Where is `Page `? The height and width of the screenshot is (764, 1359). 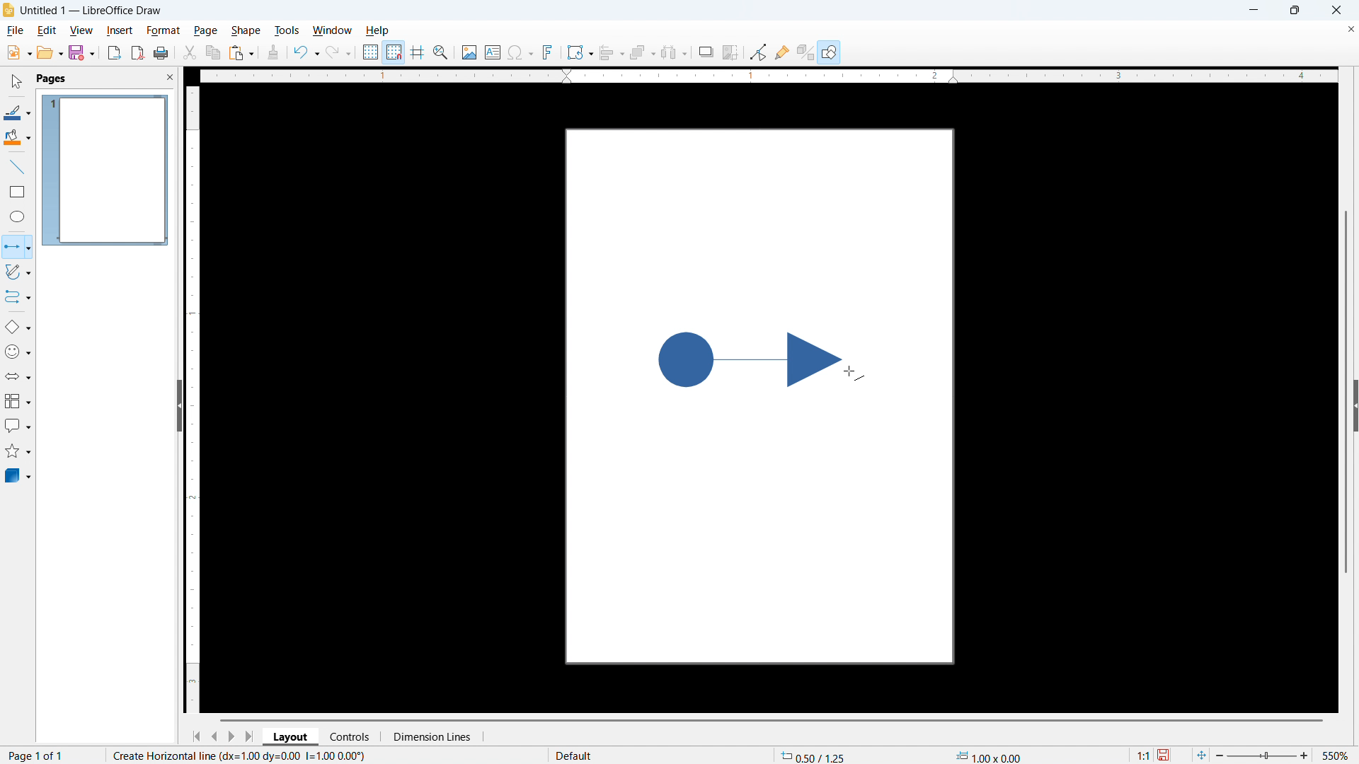
Page  is located at coordinates (205, 30).